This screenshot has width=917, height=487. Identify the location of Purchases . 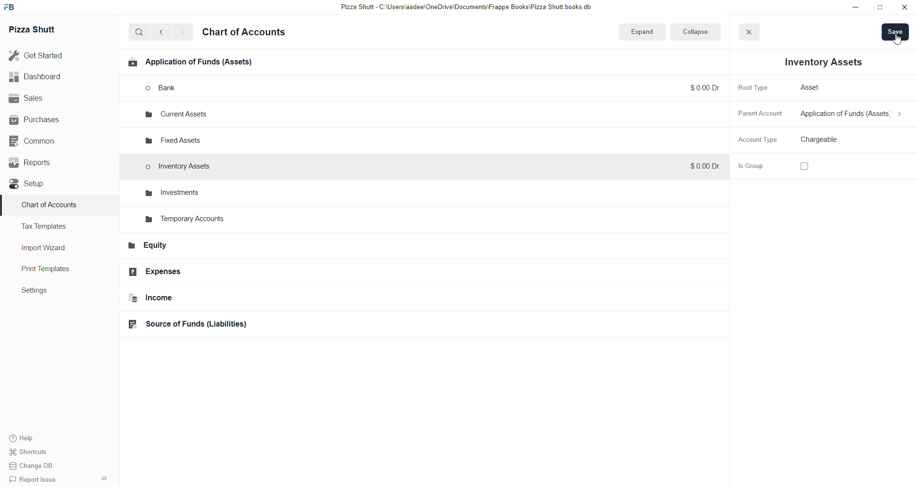
(40, 119).